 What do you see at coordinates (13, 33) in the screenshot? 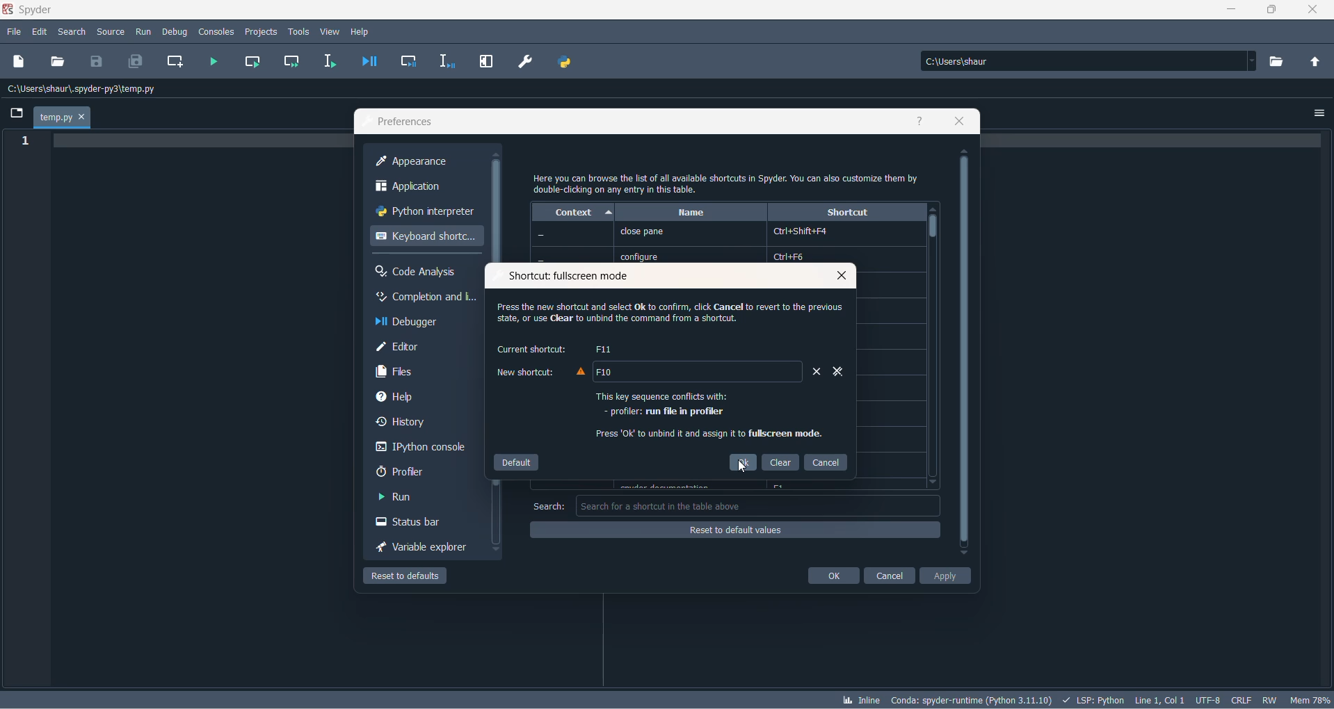
I see `file` at bounding box center [13, 33].